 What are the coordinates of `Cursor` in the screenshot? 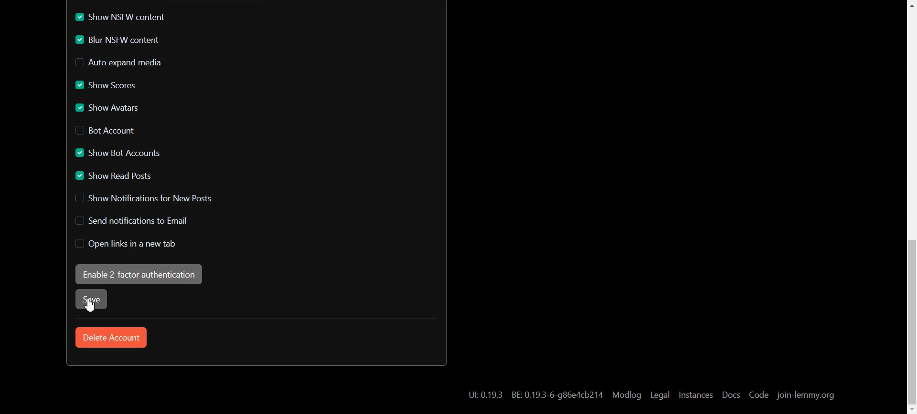 It's located at (92, 307).